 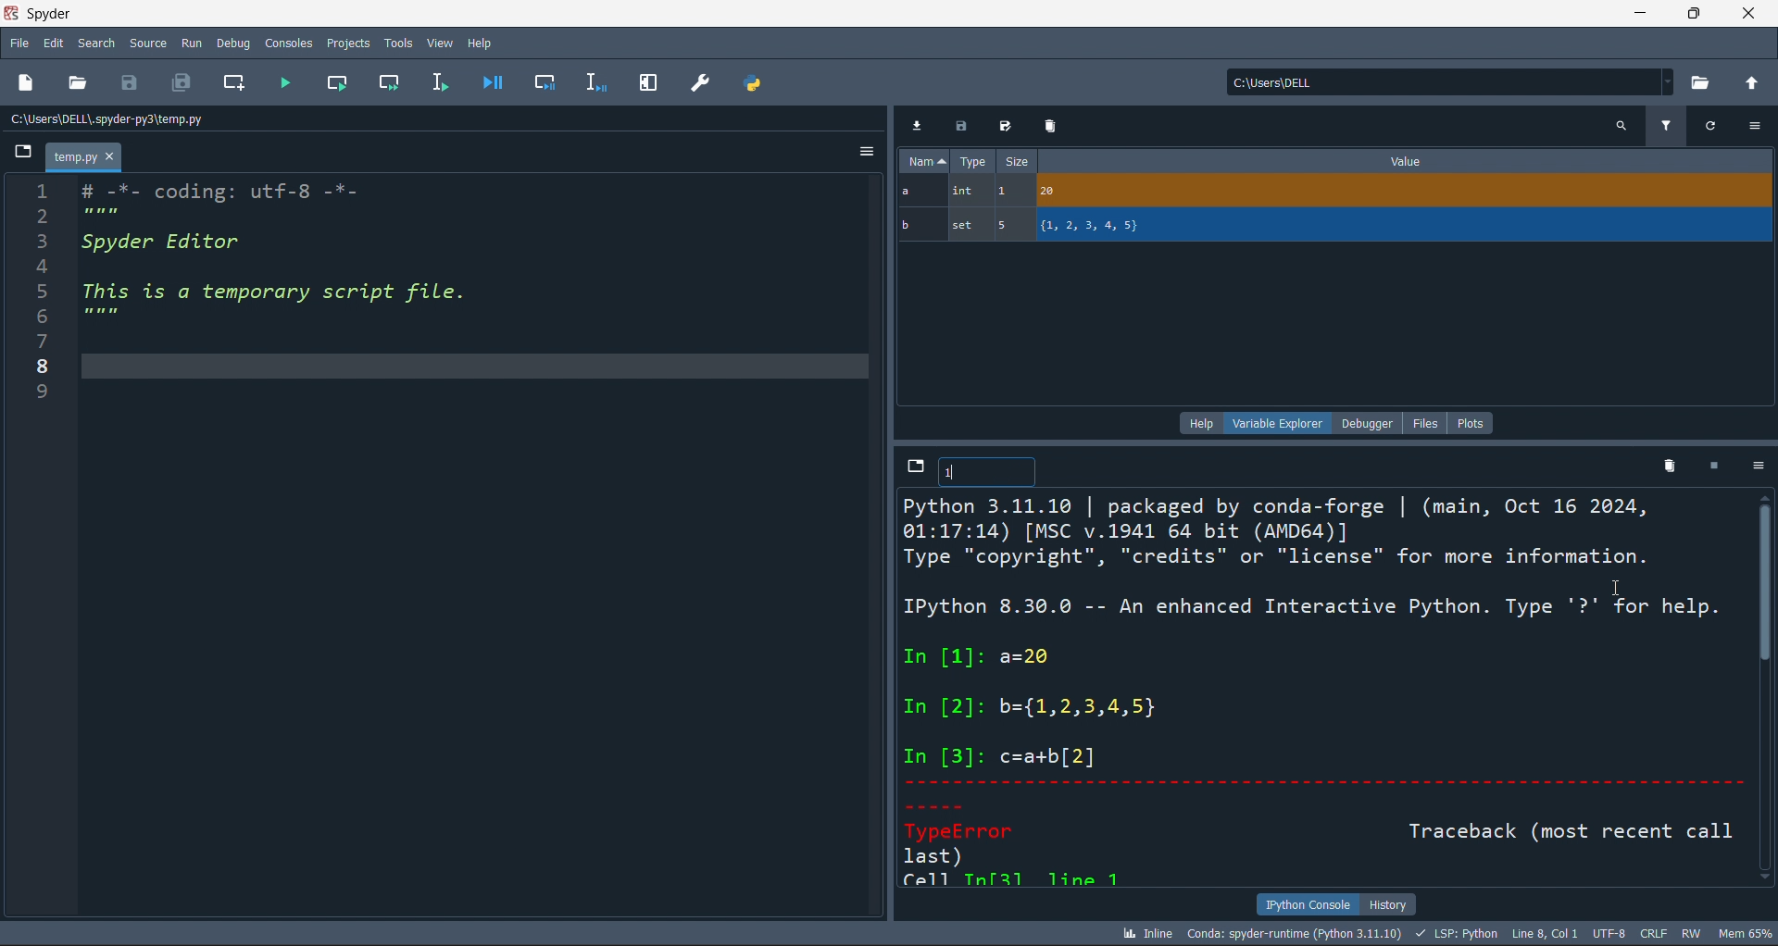 I want to click on 1, so click(x=958, y=474).